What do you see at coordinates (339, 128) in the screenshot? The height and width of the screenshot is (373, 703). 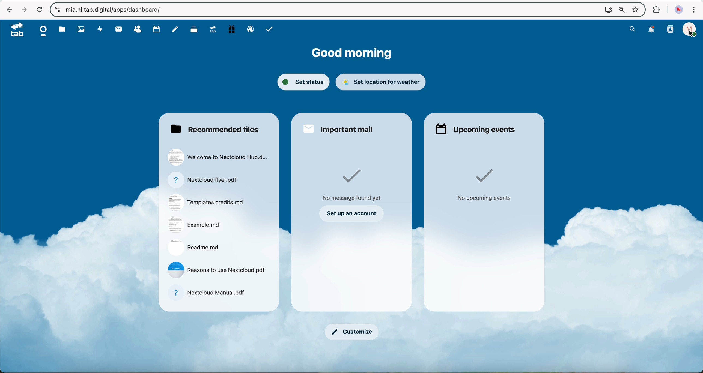 I see `important mail` at bounding box center [339, 128].